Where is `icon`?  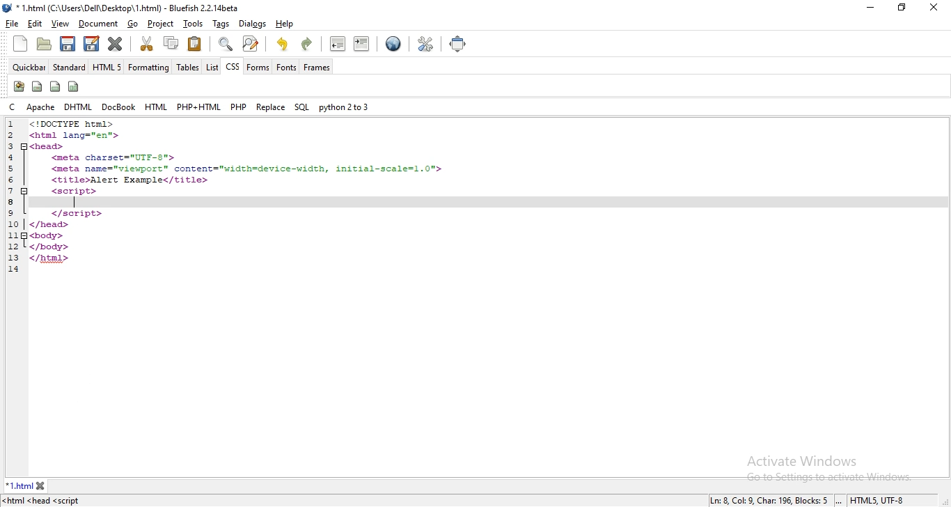 icon is located at coordinates (75, 86).